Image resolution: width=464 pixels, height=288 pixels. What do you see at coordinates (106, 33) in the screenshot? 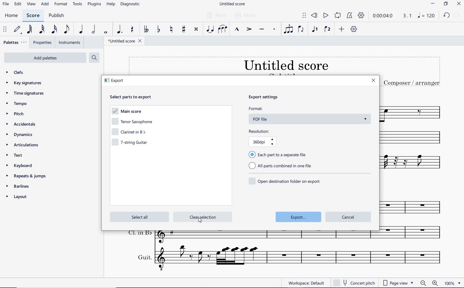
I see `WHOLE NOTE` at bounding box center [106, 33].